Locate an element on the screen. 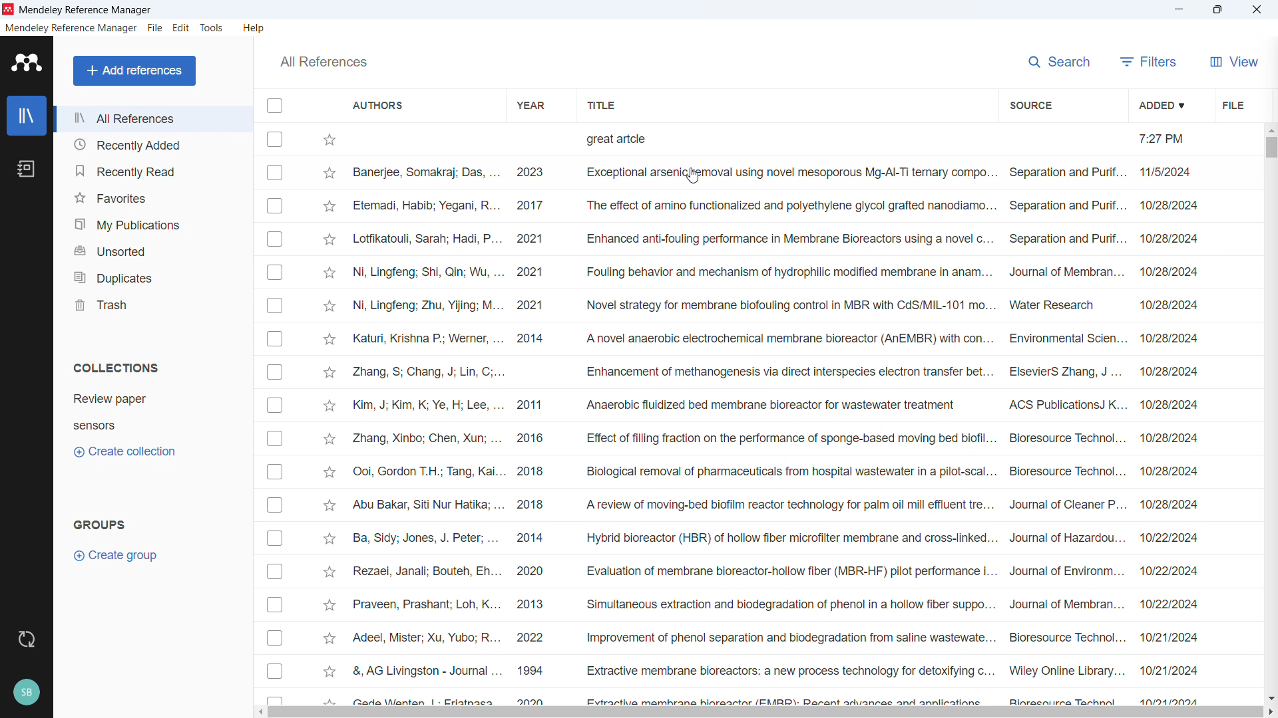 The image size is (1278, 718). help is located at coordinates (255, 29).